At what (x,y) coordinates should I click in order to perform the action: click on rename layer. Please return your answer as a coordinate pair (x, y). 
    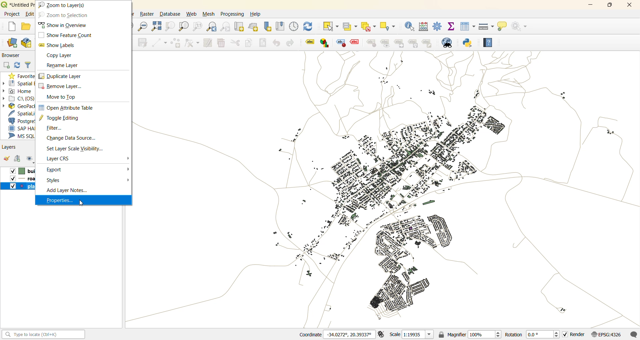
    Looking at the image, I should click on (63, 65).